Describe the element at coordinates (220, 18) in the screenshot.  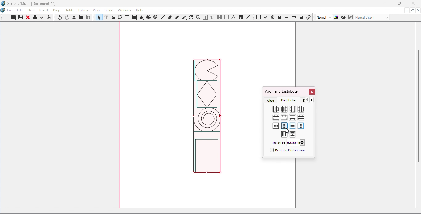
I see `Link text frames` at that location.